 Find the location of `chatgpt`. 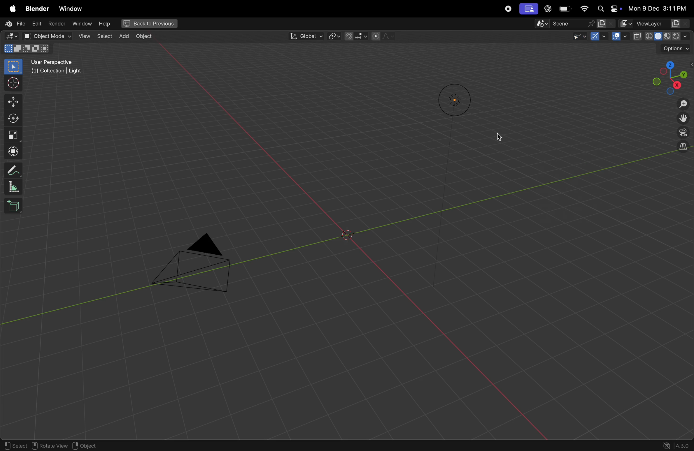

chatgpt is located at coordinates (547, 9).